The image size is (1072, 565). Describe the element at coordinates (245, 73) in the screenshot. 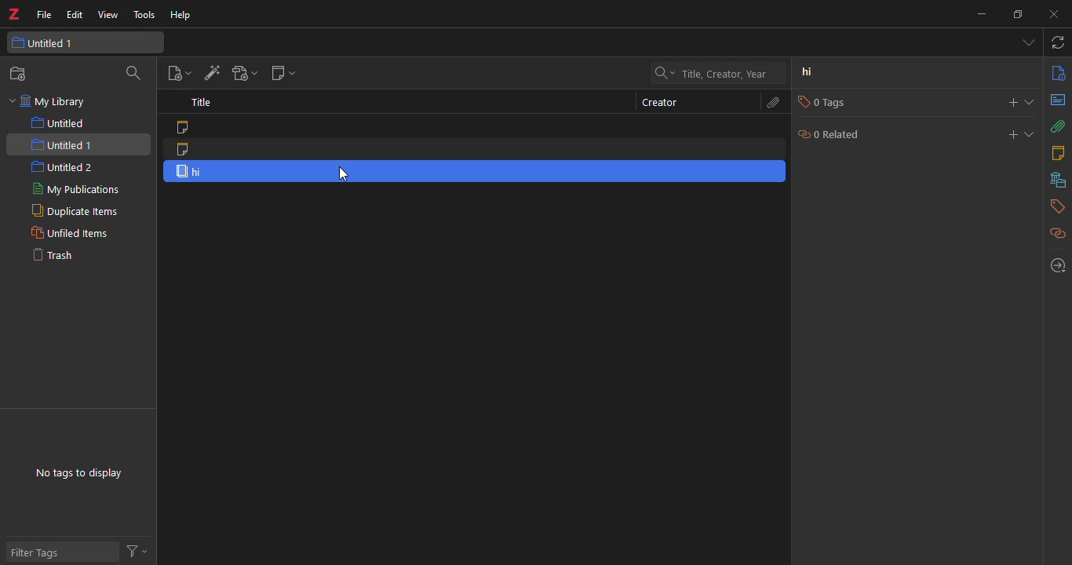

I see `add attach` at that location.